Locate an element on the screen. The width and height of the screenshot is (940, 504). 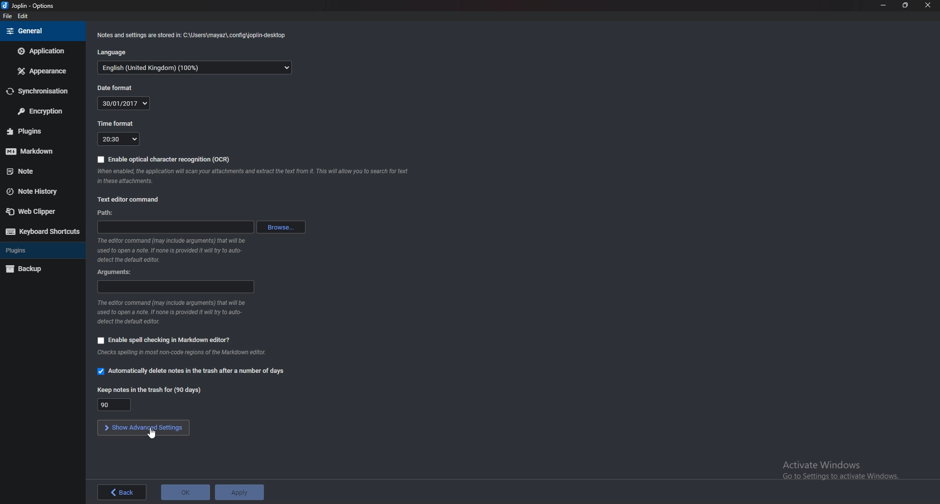
path is located at coordinates (175, 228).